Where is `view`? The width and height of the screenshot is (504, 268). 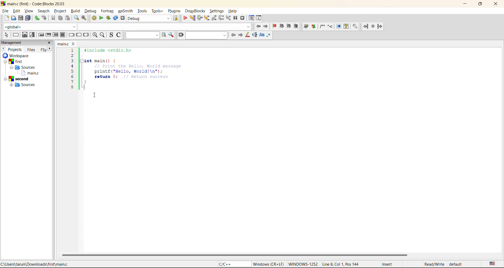
view is located at coordinates (29, 10).